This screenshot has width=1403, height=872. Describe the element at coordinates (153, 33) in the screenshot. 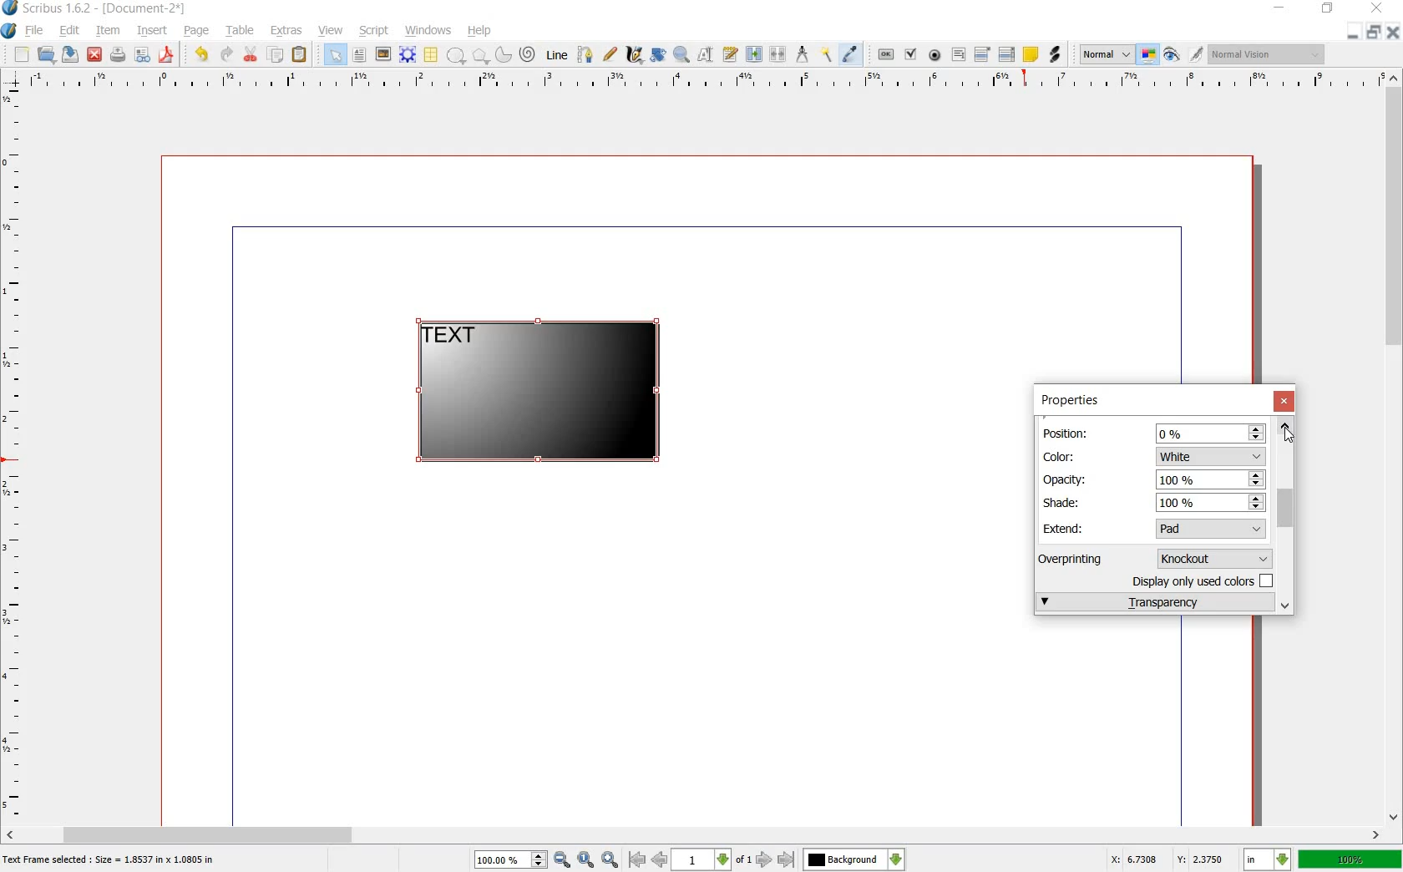

I see `insert` at that location.